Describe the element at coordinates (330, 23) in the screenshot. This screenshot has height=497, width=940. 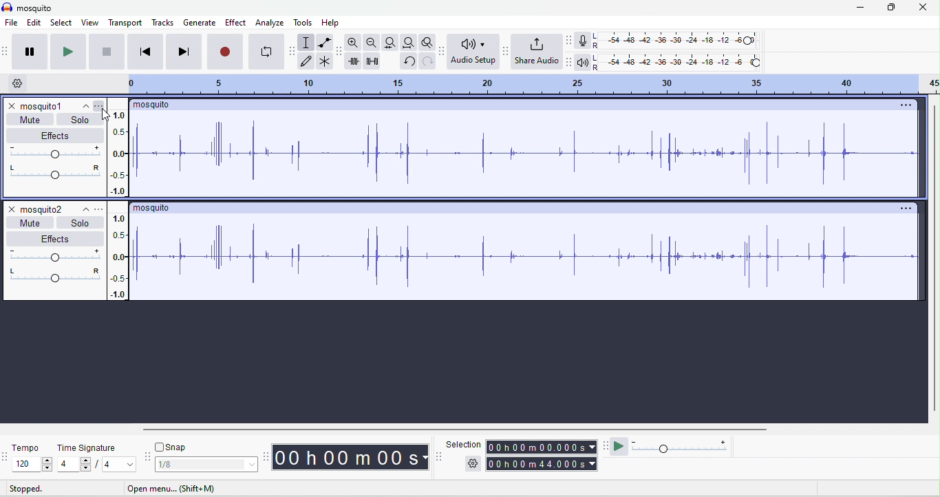
I see `help` at that location.